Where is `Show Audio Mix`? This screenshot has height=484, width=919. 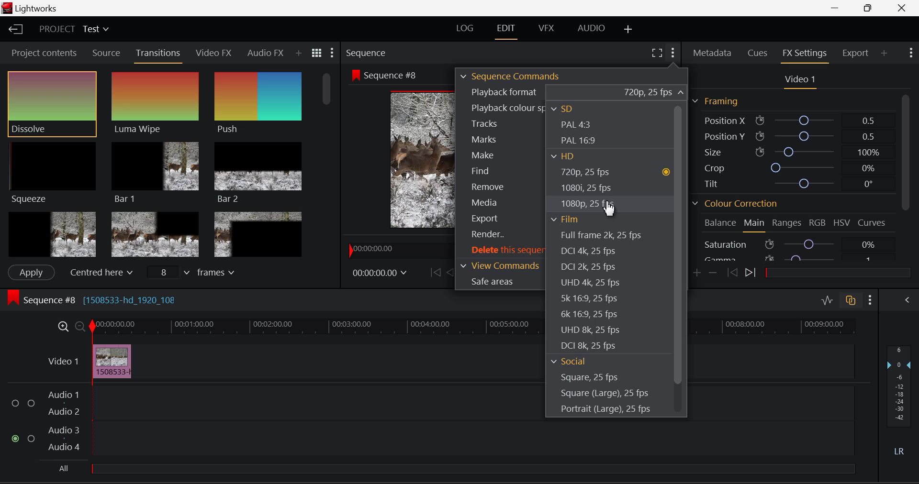 Show Audio Mix is located at coordinates (907, 300).